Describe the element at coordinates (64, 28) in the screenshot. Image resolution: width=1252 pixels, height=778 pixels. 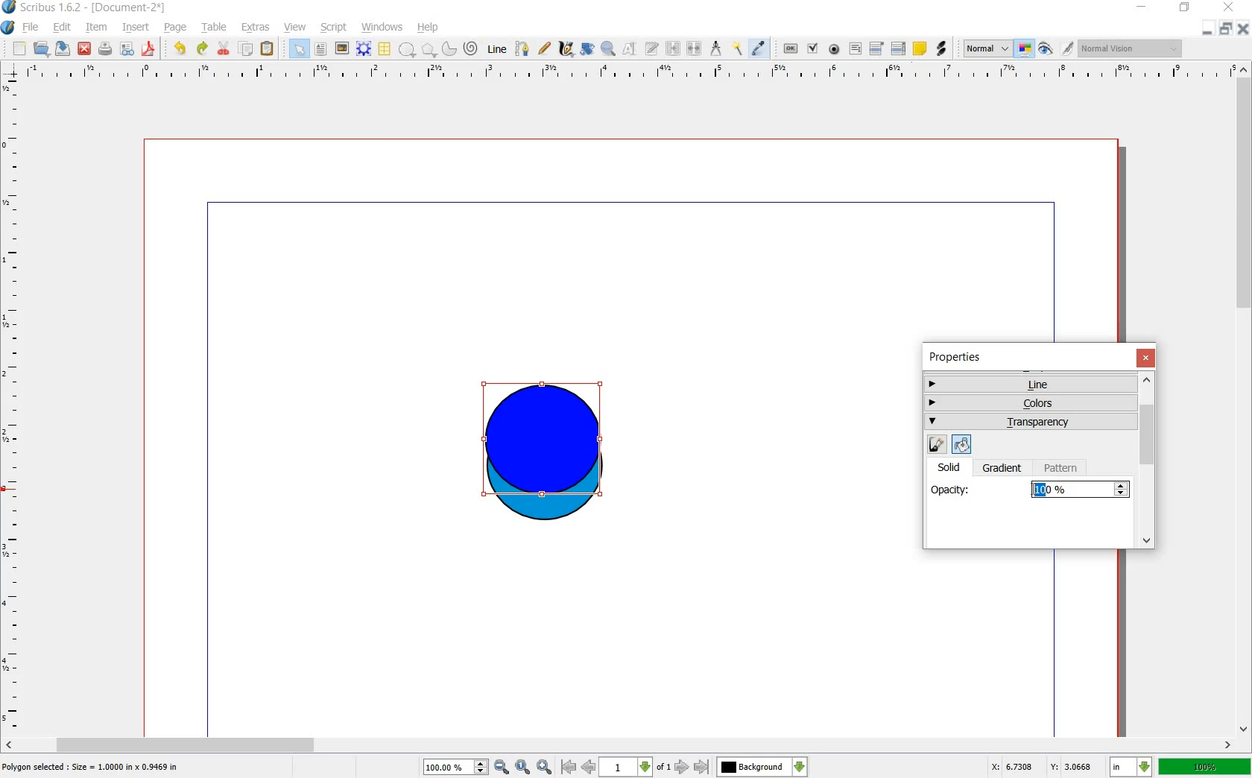
I see `edit` at that location.